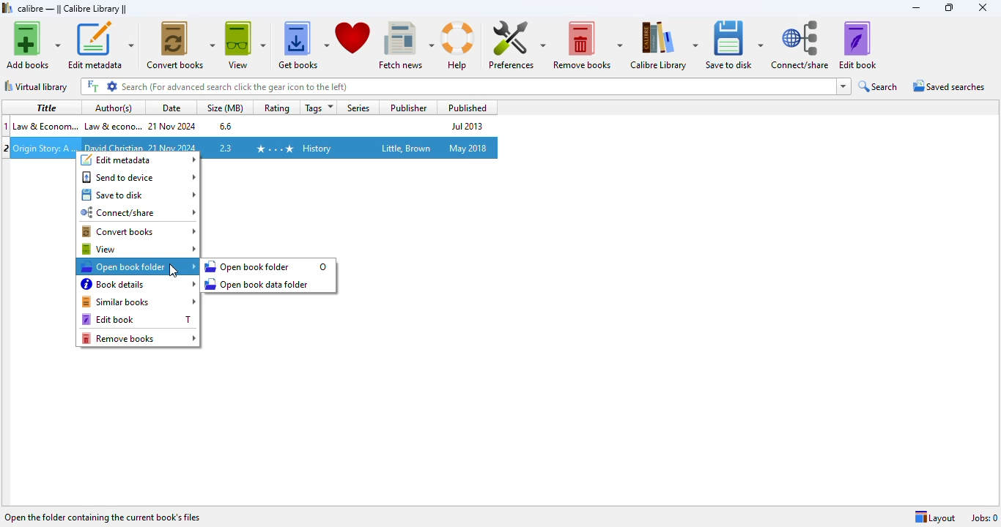  I want to click on may 2018, so click(468, 148).